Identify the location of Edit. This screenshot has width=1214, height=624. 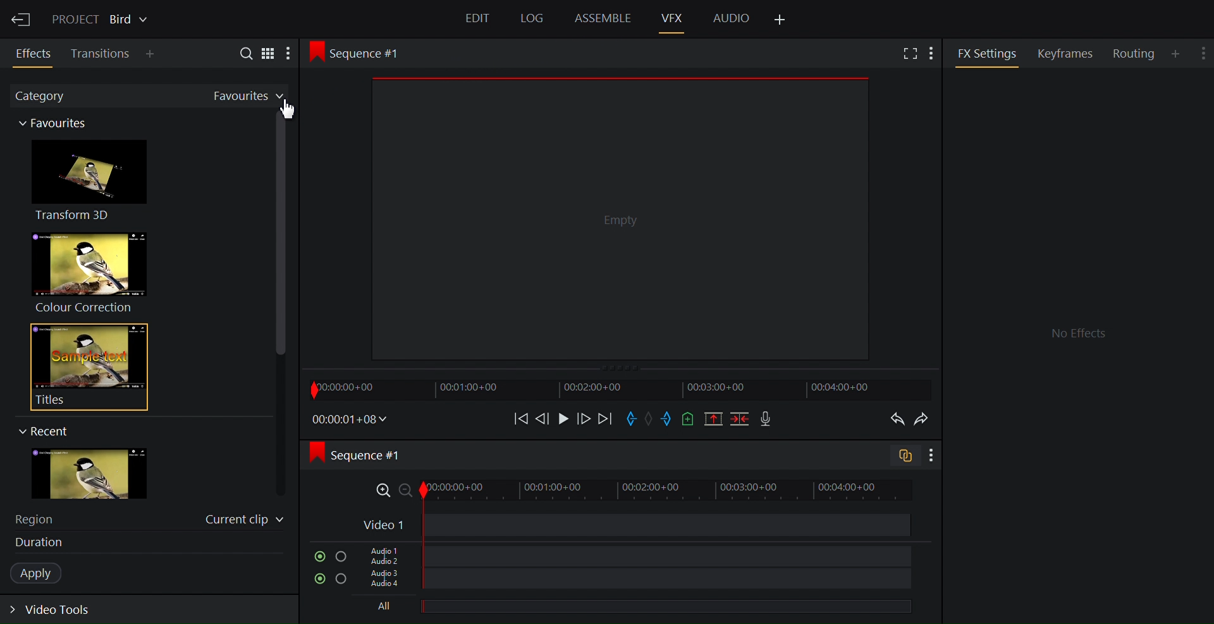
(479, 20).